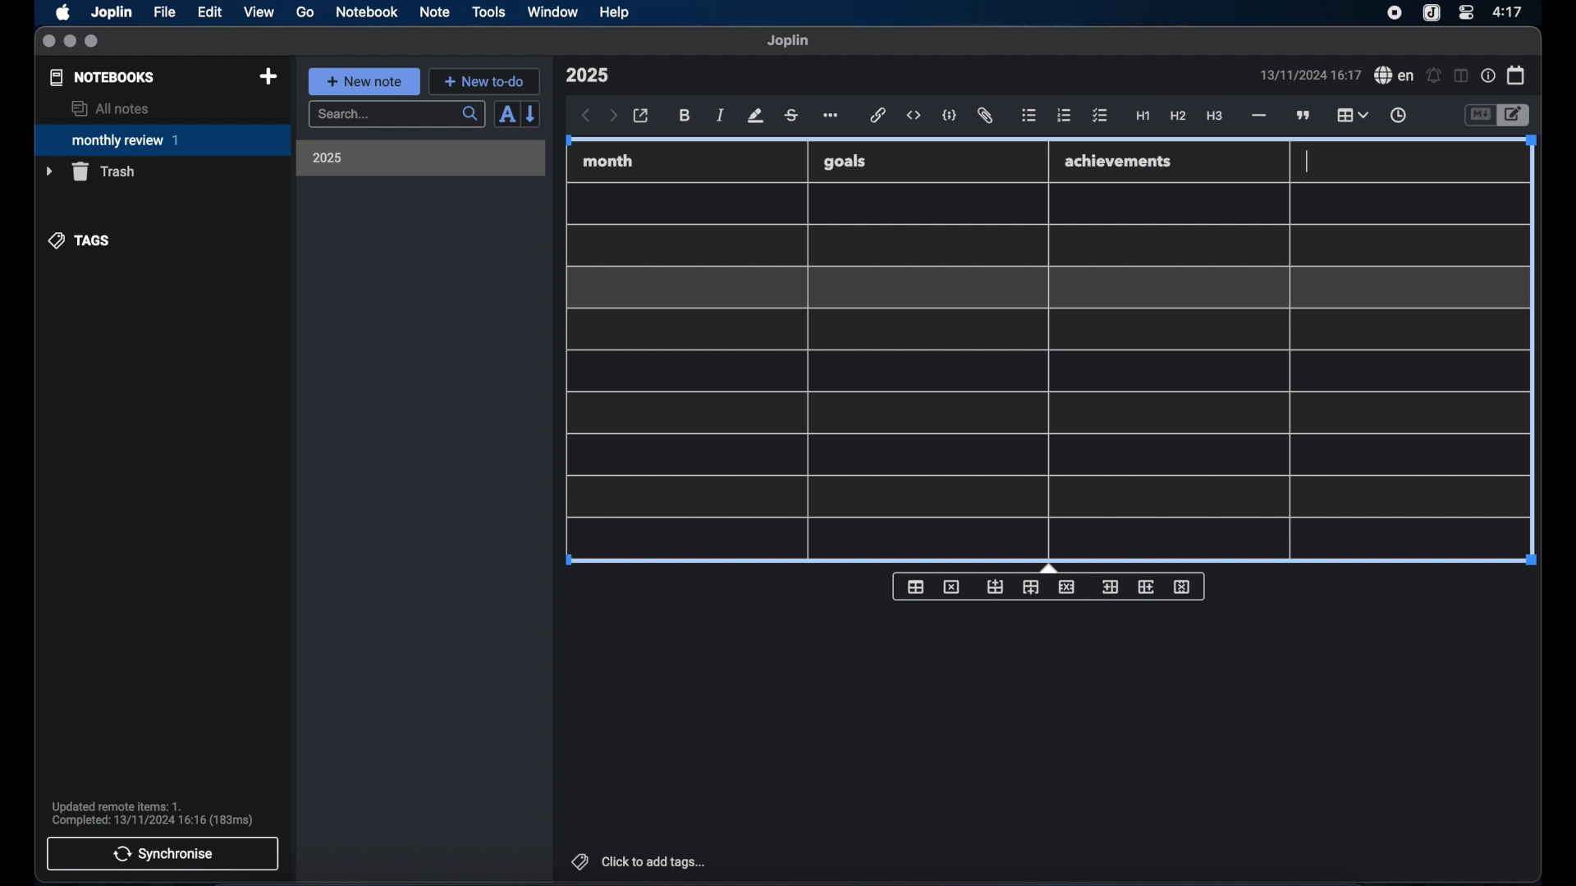  I want to click on joplin icon, so click(1430, 14).